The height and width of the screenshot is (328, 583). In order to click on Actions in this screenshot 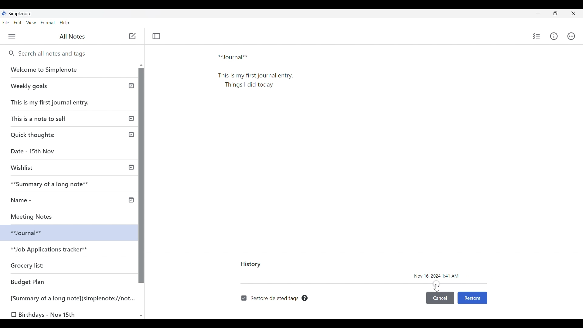, I will do `click(571, 36)`.